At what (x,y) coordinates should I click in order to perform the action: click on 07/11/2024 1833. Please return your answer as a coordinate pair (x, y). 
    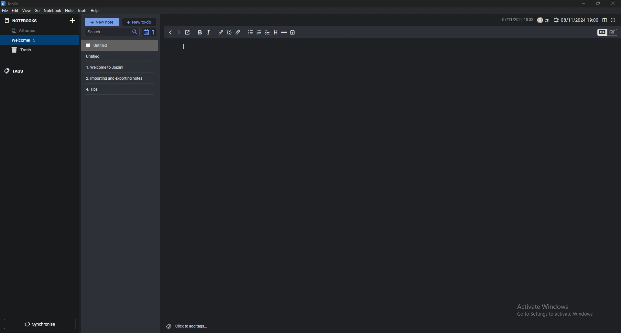
    Looking at the image, I should click on (517, 19).